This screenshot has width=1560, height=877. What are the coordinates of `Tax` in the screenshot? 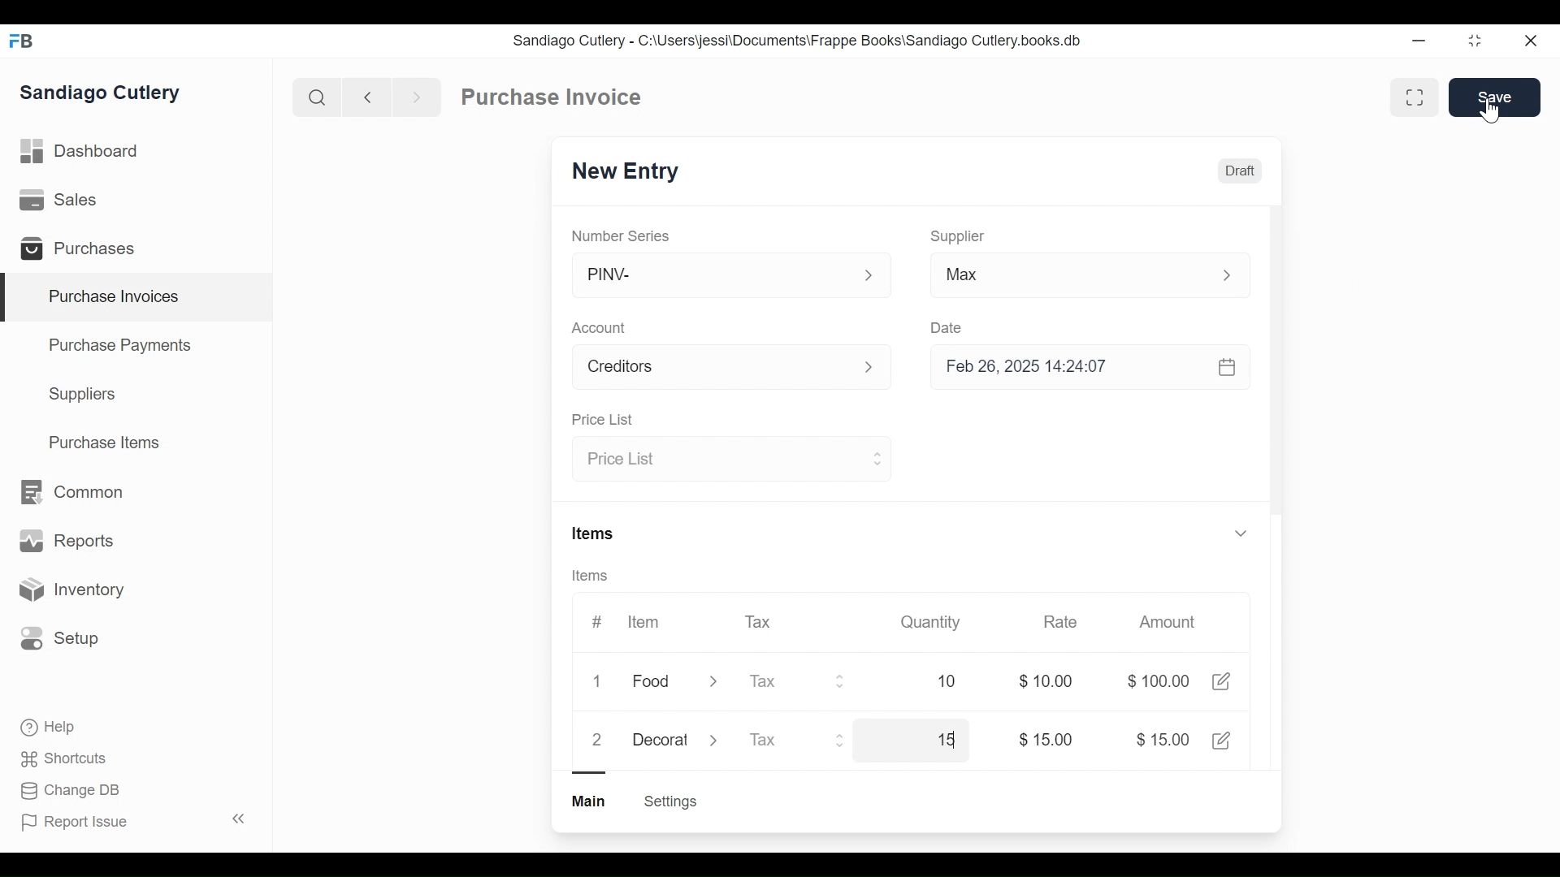 It's located at (780, 741).